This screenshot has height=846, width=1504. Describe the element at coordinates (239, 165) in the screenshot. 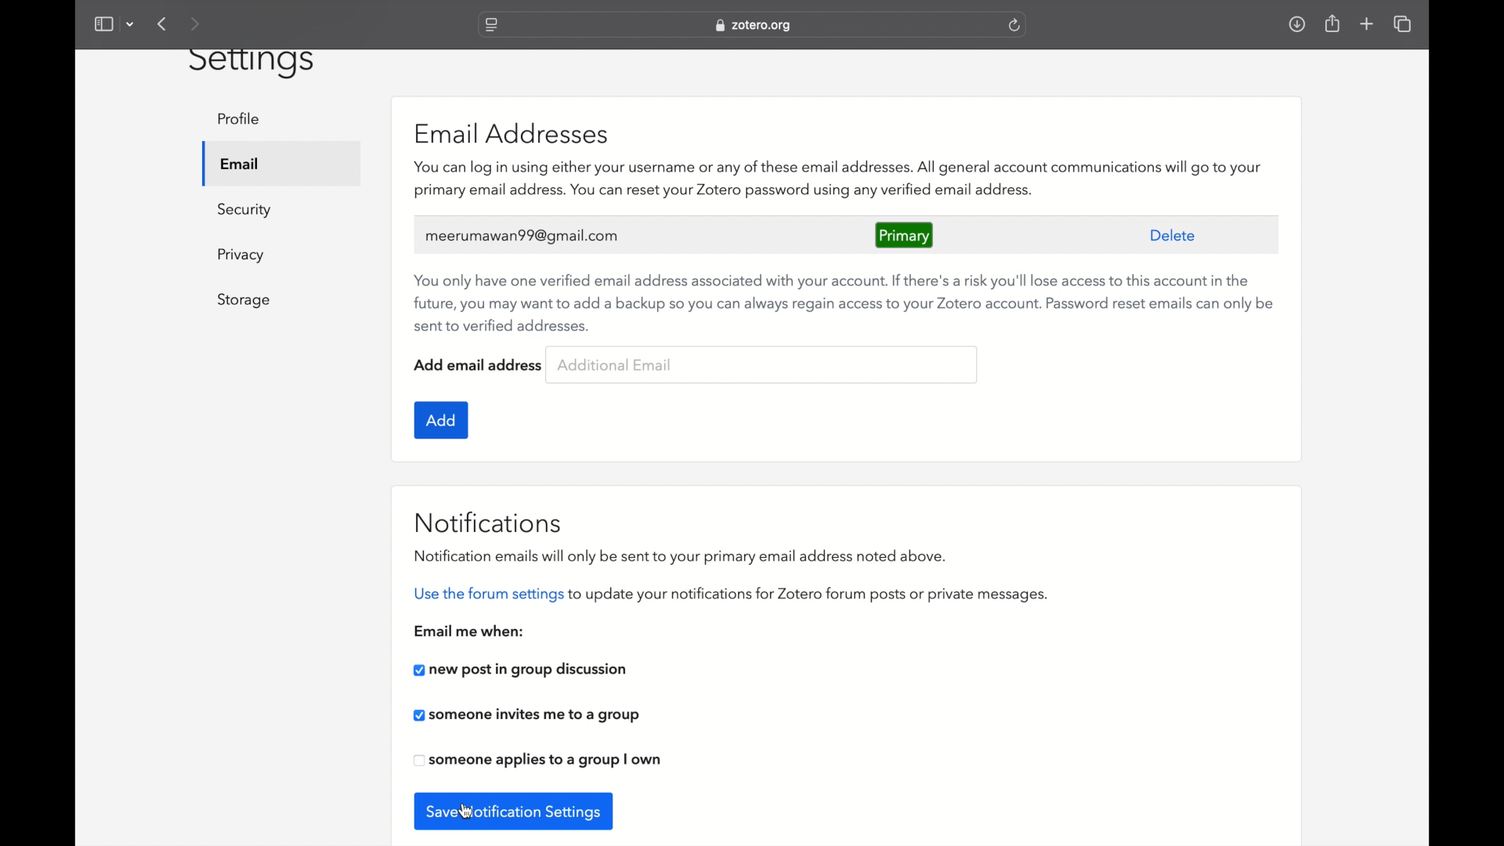

I see `email` at that location.